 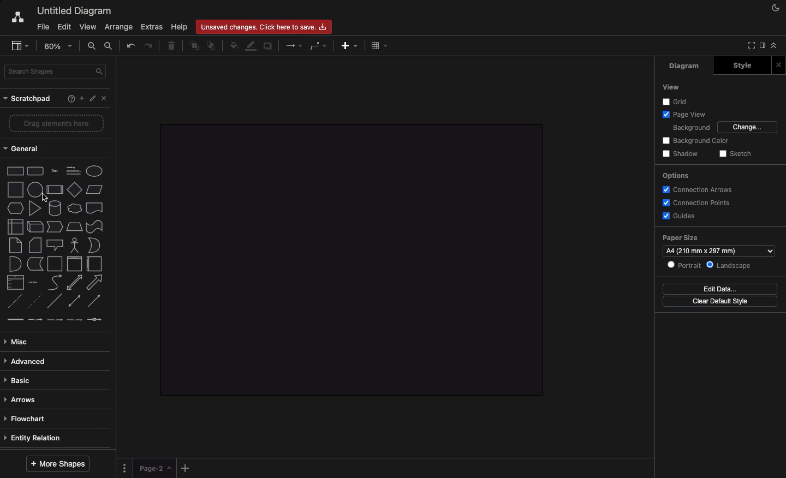 I want to click on Arrange, so click(x=119, y=27).